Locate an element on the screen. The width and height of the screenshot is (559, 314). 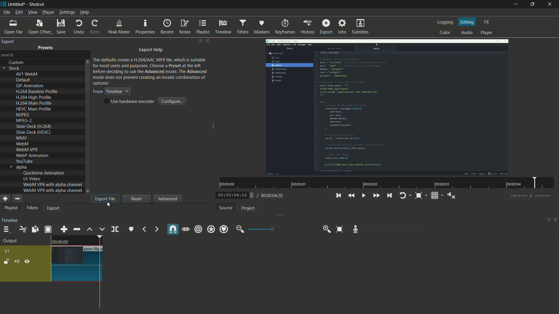
peak meter is located at coordinates (119, 27).